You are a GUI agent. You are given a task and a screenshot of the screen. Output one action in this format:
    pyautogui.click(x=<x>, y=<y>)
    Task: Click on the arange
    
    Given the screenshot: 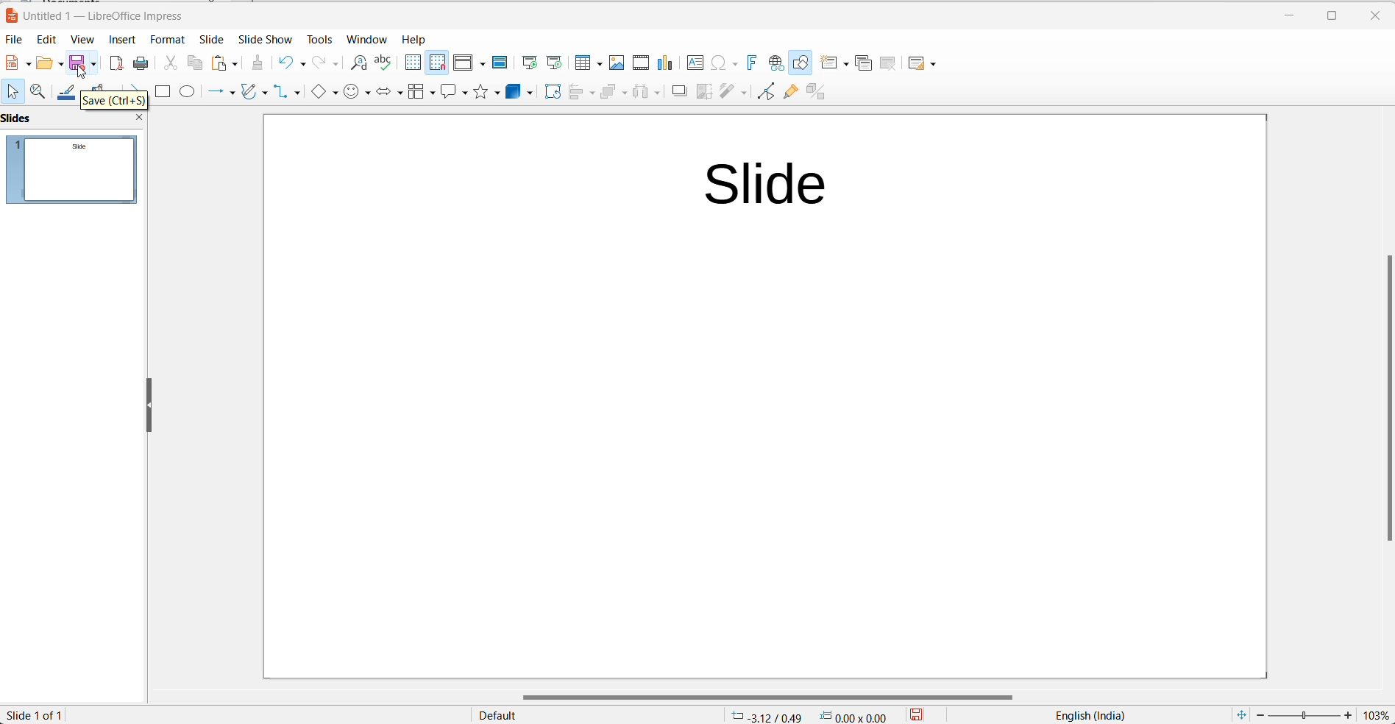 What is the action you would take?
    pyautogui.click(x=613, y=94)
    